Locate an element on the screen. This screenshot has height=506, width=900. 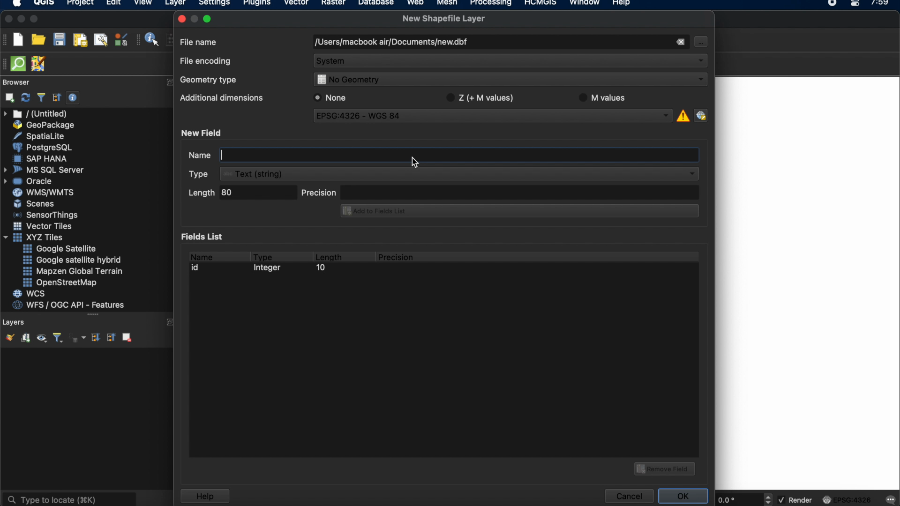
control center macOS is located at coordinates (855, 4).